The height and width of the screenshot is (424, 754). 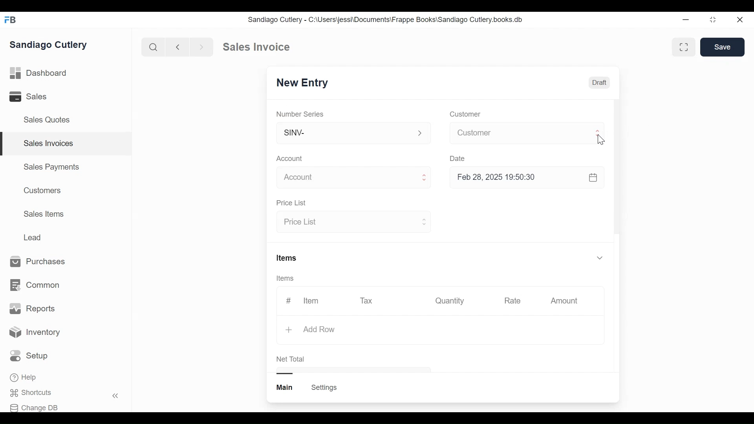 I want to click on + Add Row, so click(x=309, y=329).